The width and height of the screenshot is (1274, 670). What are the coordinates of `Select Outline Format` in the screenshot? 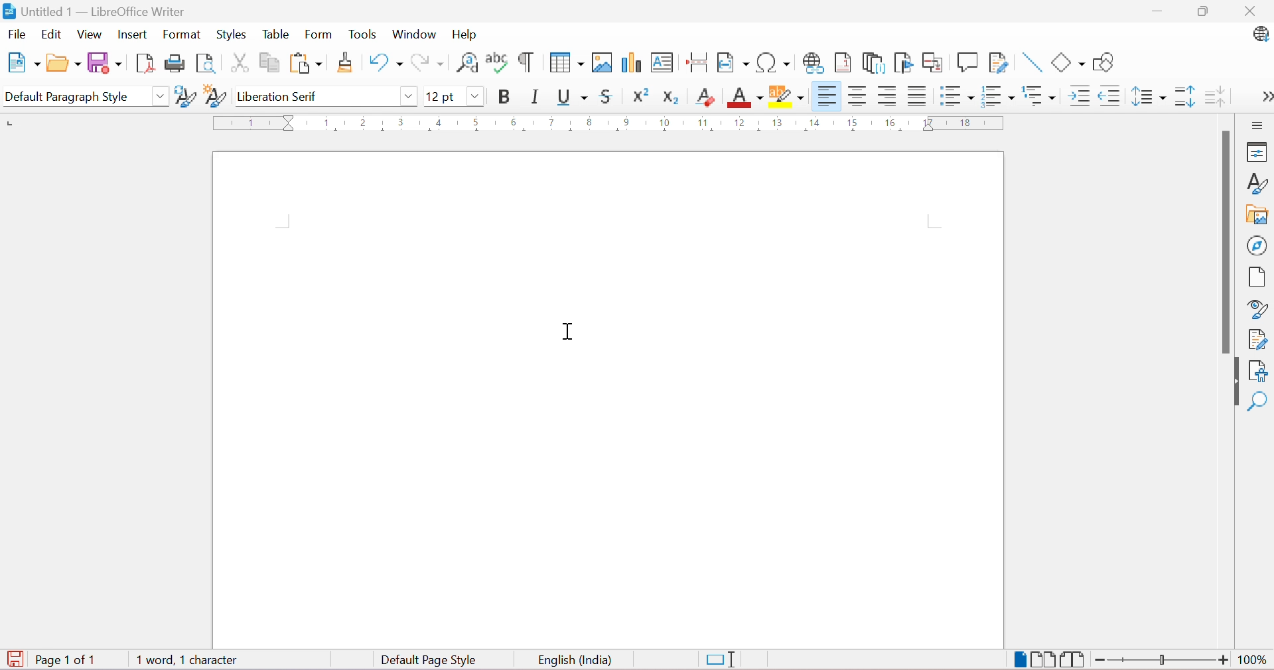 It's located at (1037, 96).